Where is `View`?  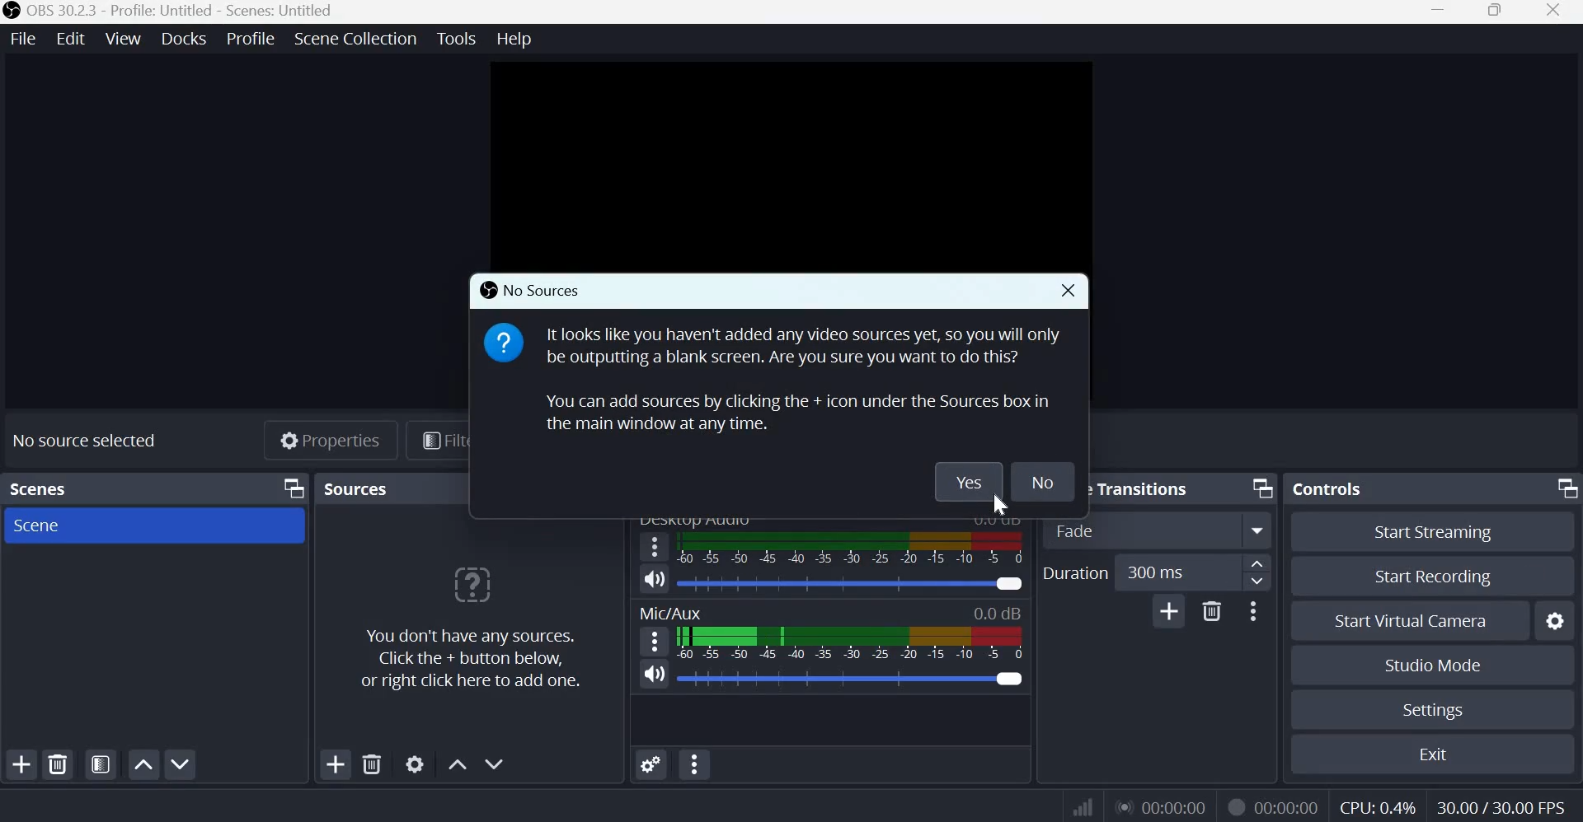 View is located at coordinates (121, 39).